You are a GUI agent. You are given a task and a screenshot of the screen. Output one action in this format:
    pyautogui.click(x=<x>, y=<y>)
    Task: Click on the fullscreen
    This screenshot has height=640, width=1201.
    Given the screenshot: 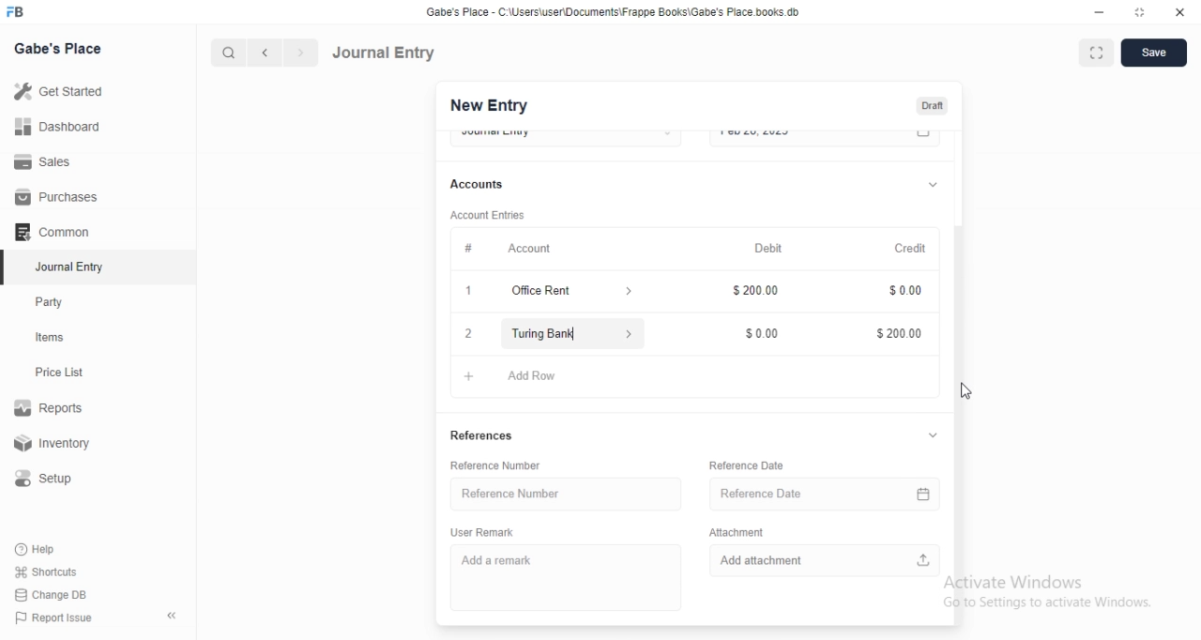 What is the action you would take?
    pyautogui.click(x=1094, y=53)
    